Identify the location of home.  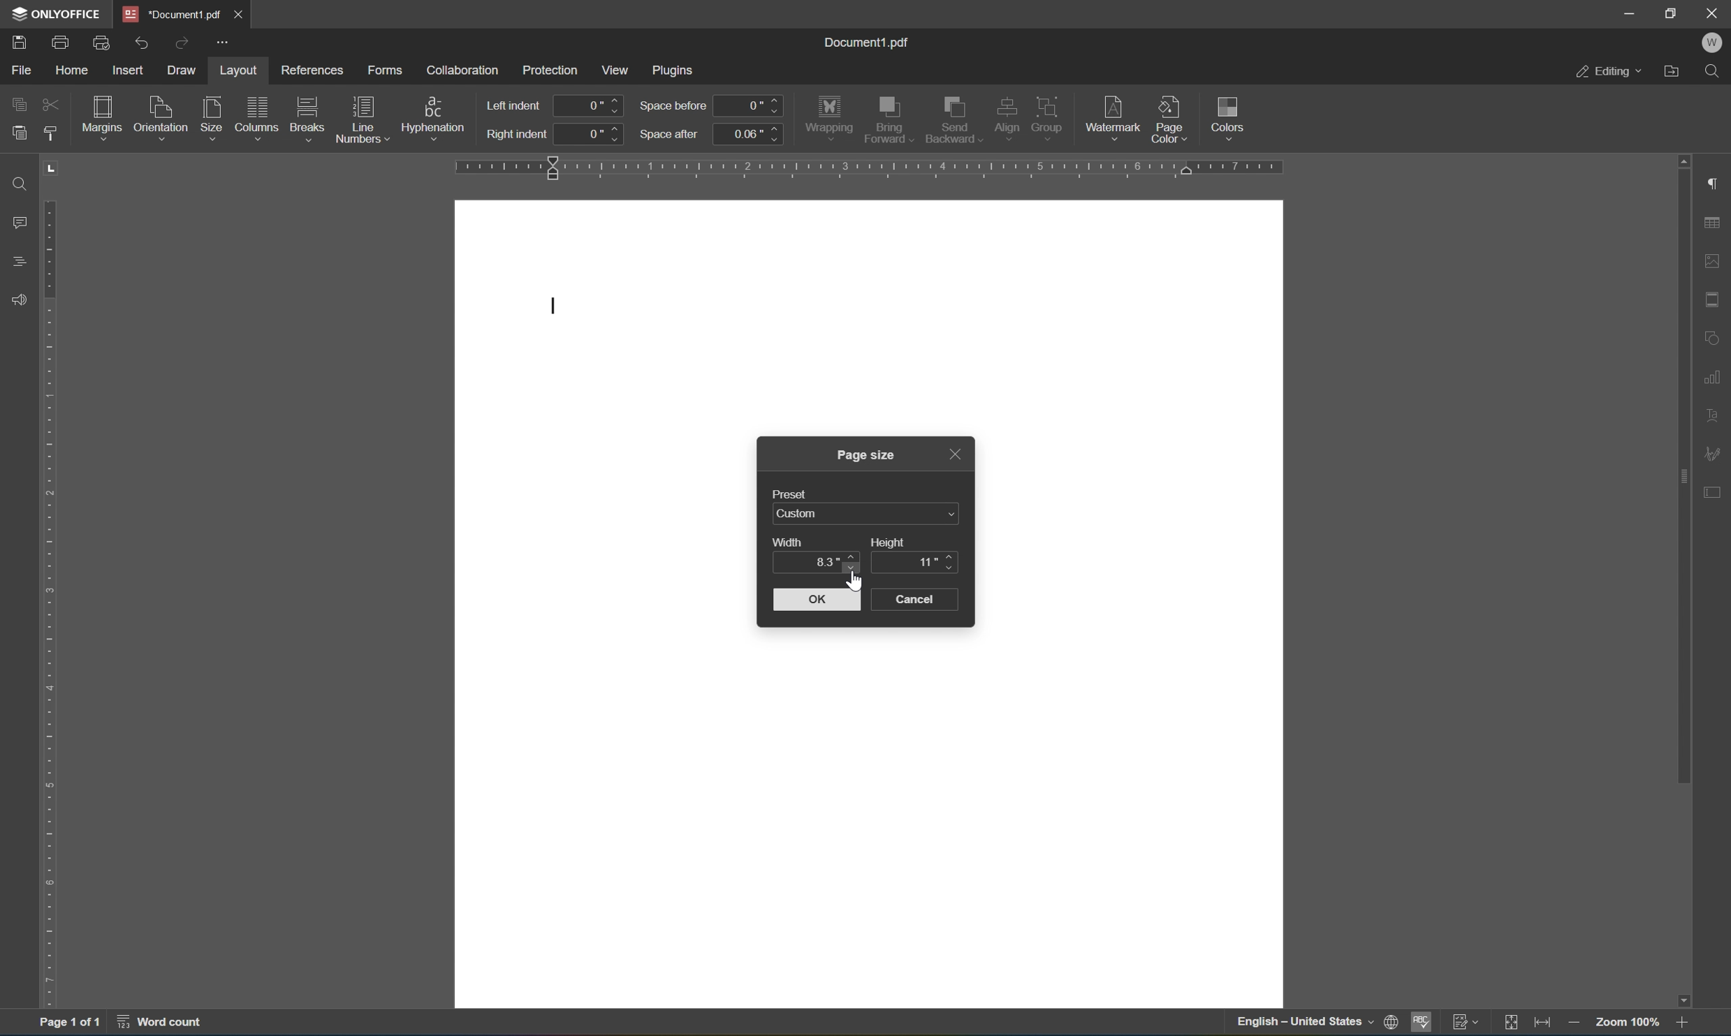
(69, 69).